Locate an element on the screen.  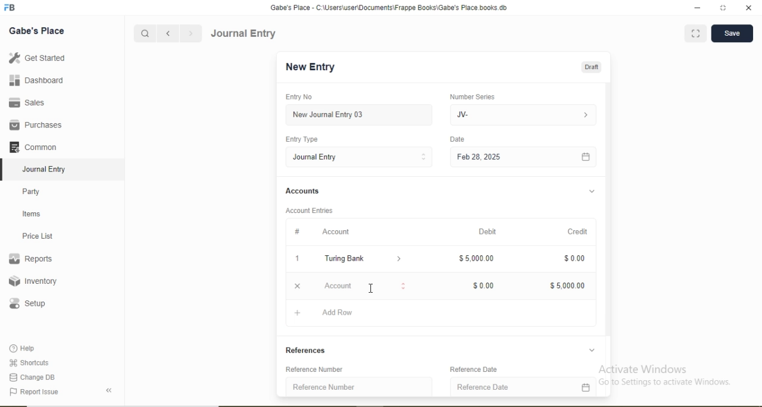
Accounts is located at coordinates (302, 190).